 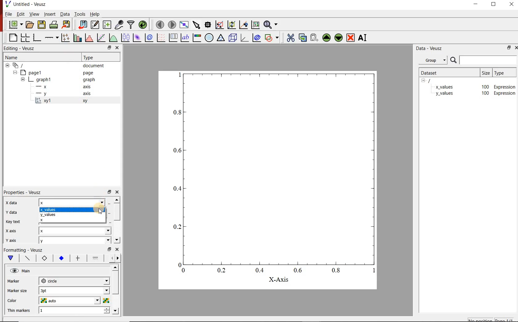 I want to click on marker fill, so click(x=61, y=258).